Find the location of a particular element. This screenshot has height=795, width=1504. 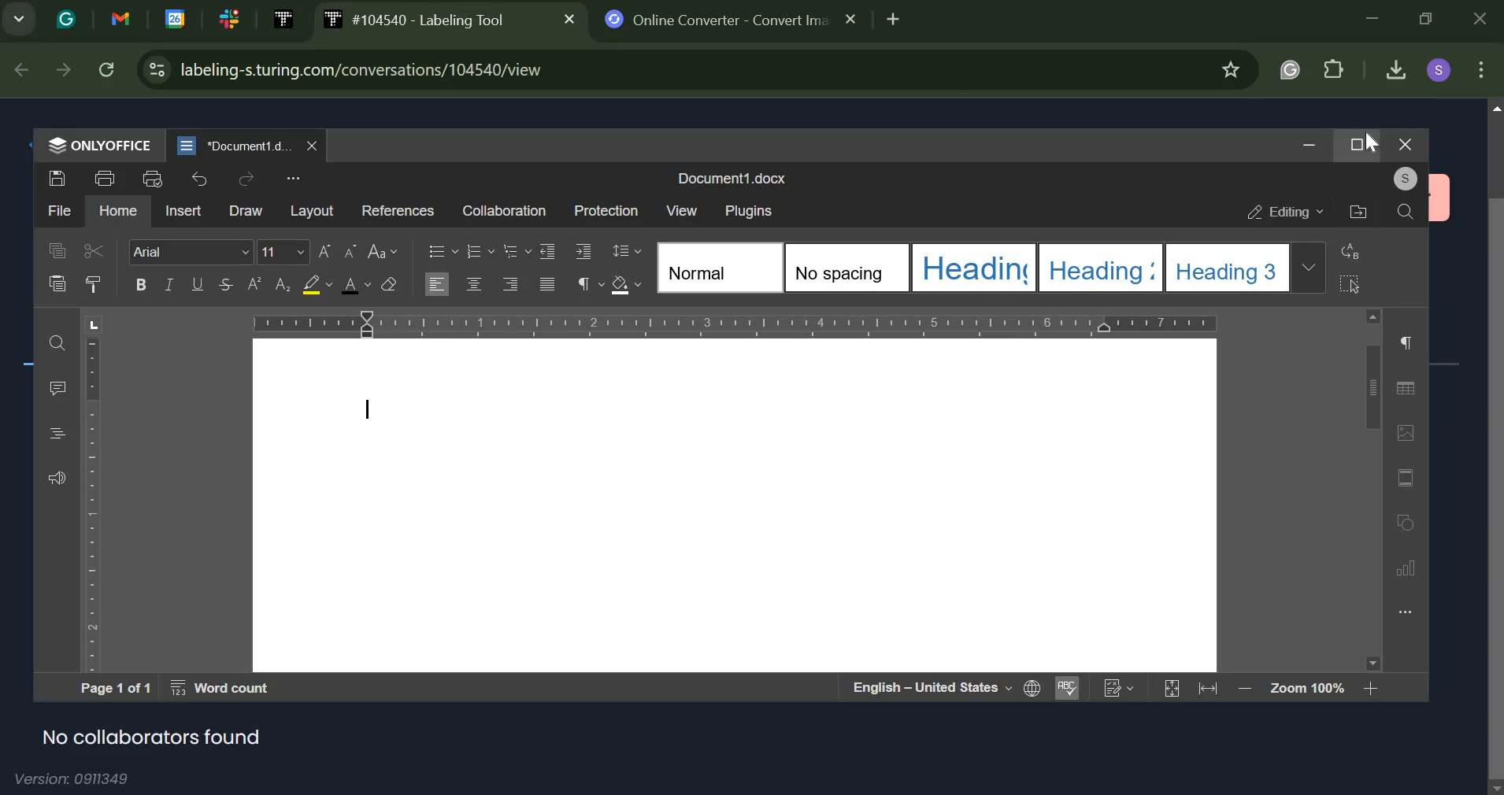

Version: 0911349 is located at coordinates (75, 779).